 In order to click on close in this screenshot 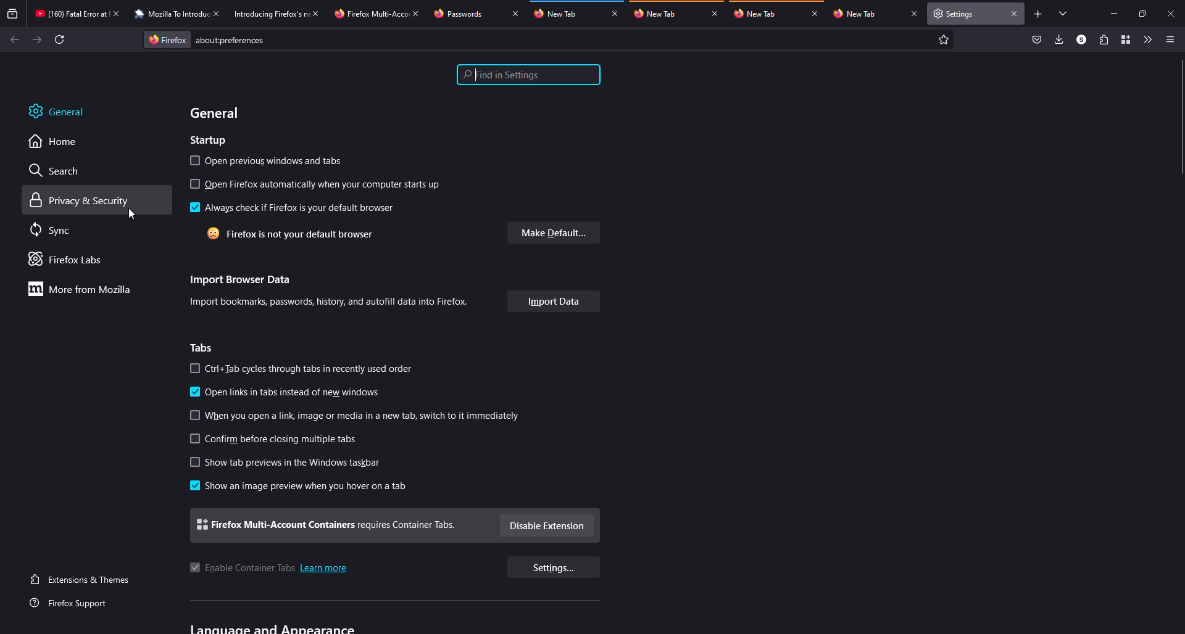, I will do `click(913, 14)`.